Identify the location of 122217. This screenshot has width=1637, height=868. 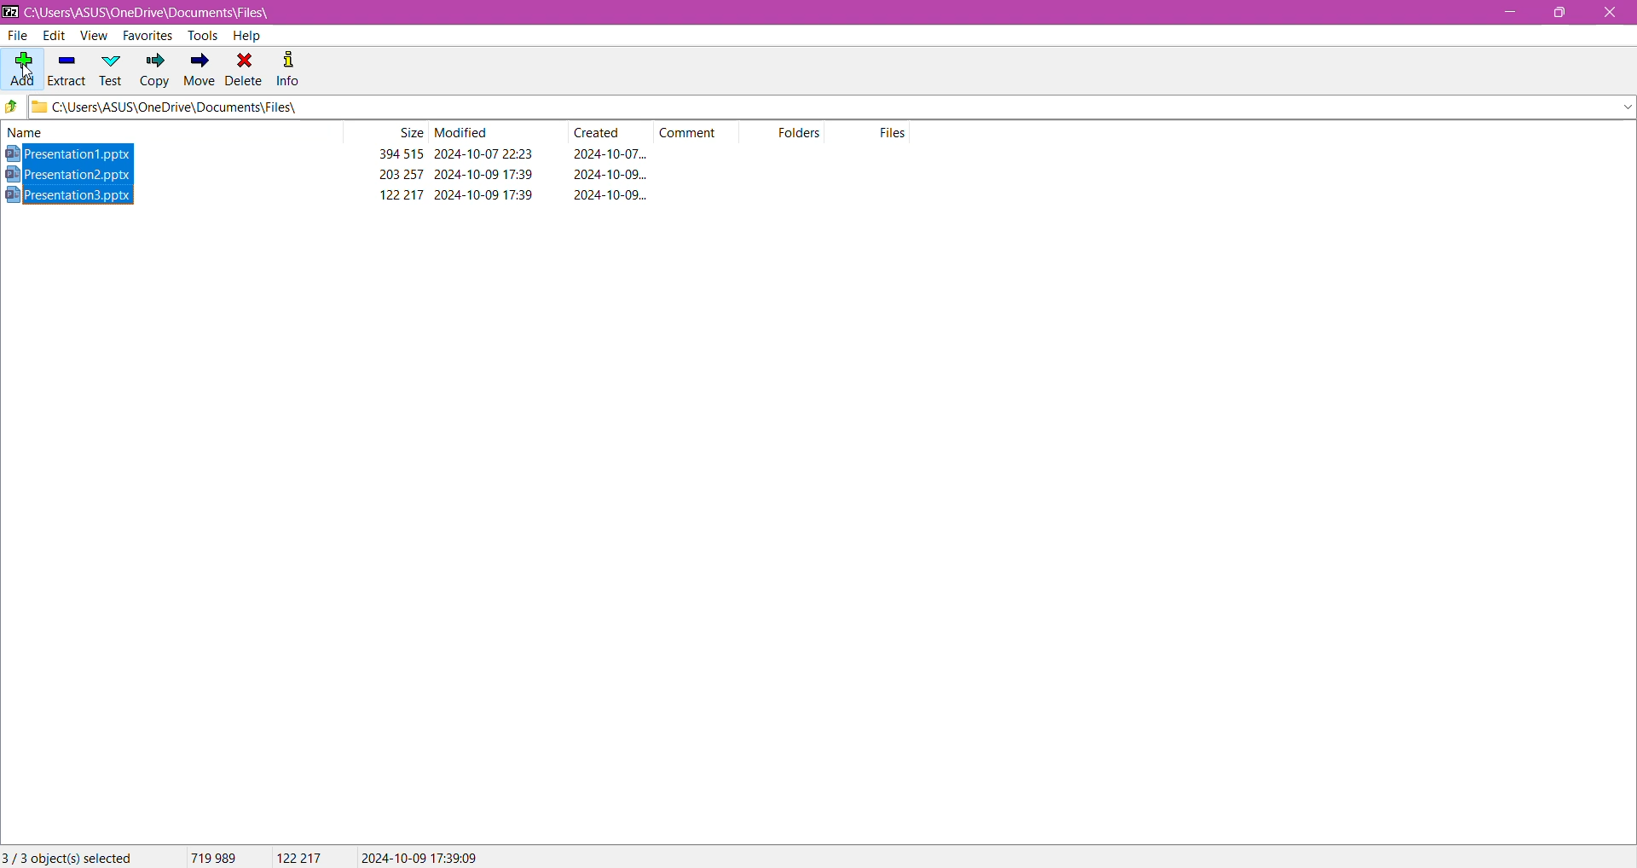
(299, 858).